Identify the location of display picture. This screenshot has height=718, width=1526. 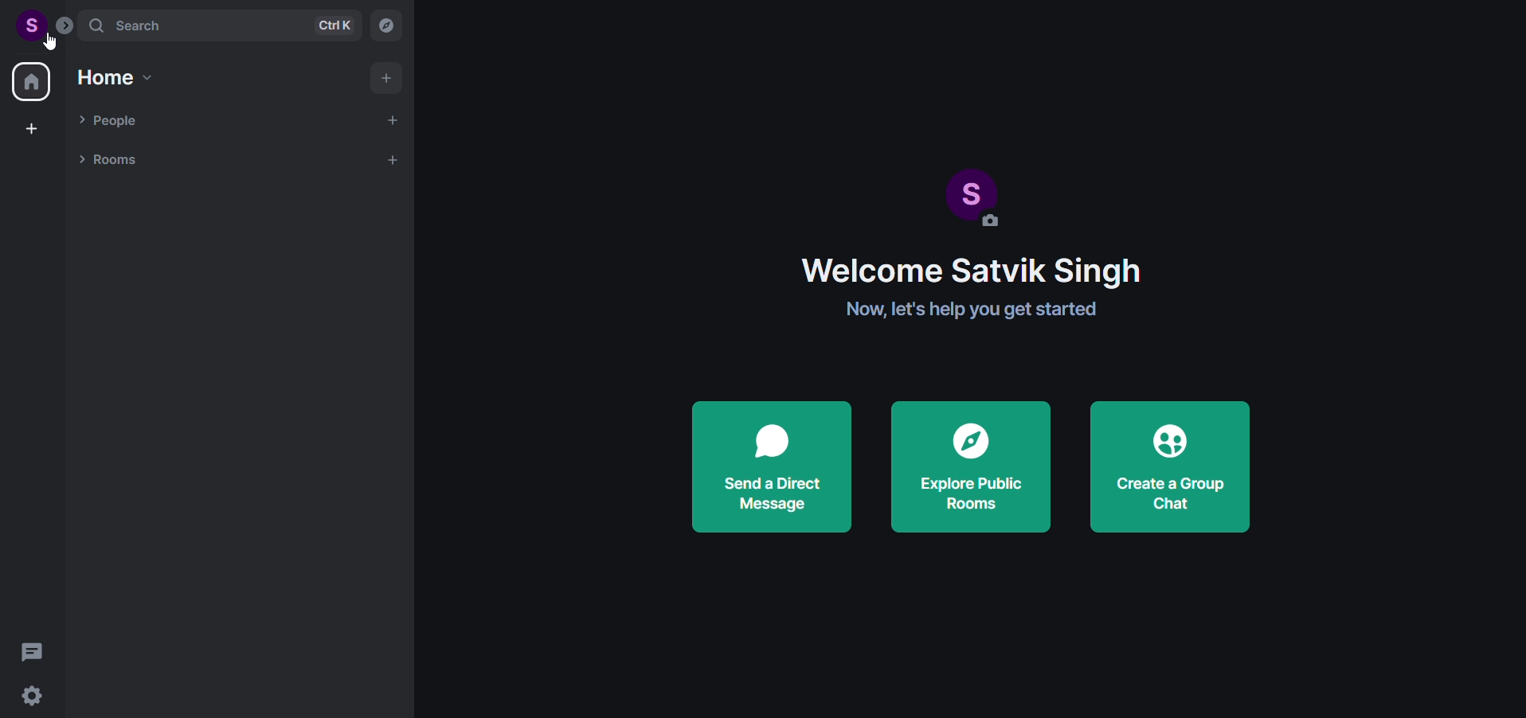
(971, 187).